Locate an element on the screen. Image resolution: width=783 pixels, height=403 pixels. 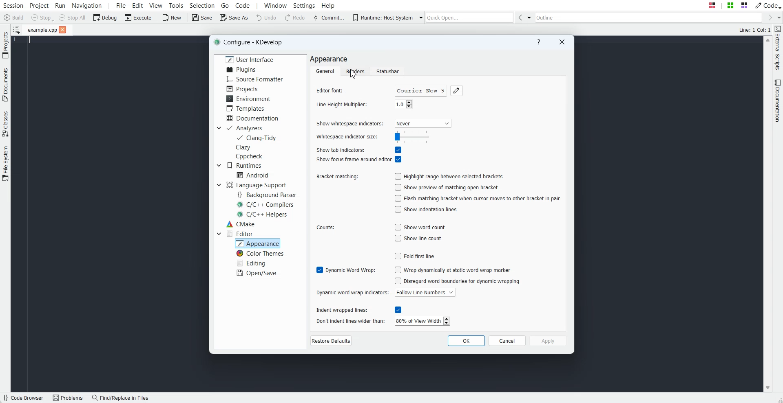
New is located at coordinates (173, 18).